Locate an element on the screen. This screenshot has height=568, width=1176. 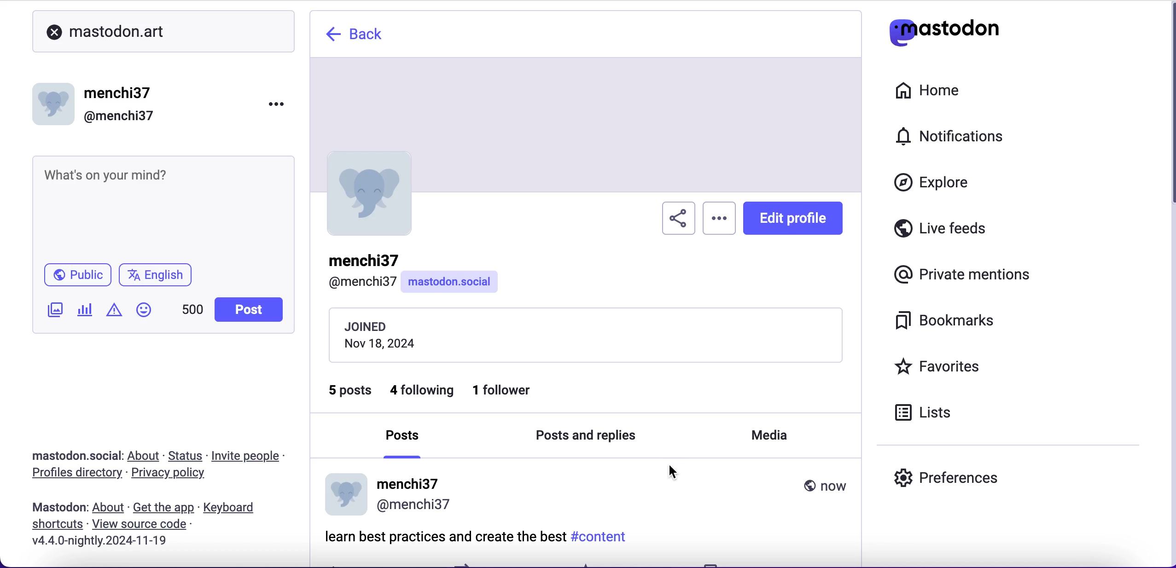
menchi37 is located at coordinates (119, 93).